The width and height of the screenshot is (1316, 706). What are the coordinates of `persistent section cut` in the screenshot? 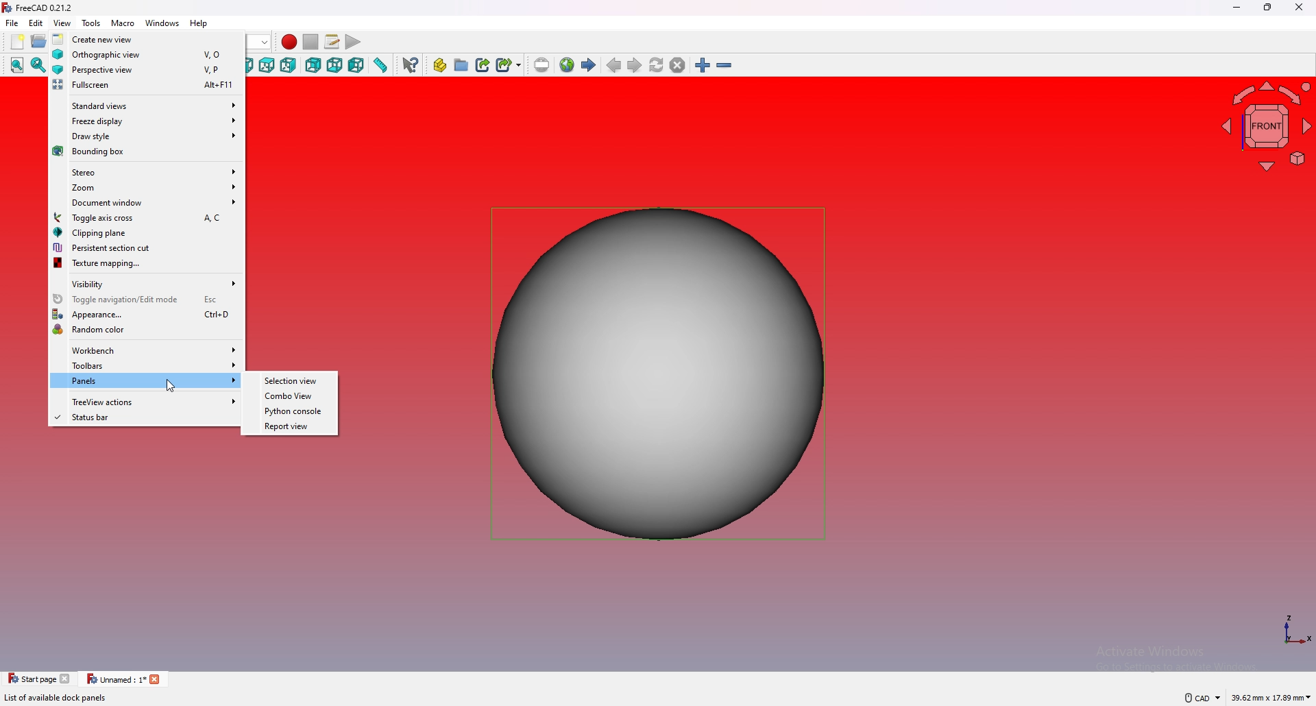 It's located at (146, 247).